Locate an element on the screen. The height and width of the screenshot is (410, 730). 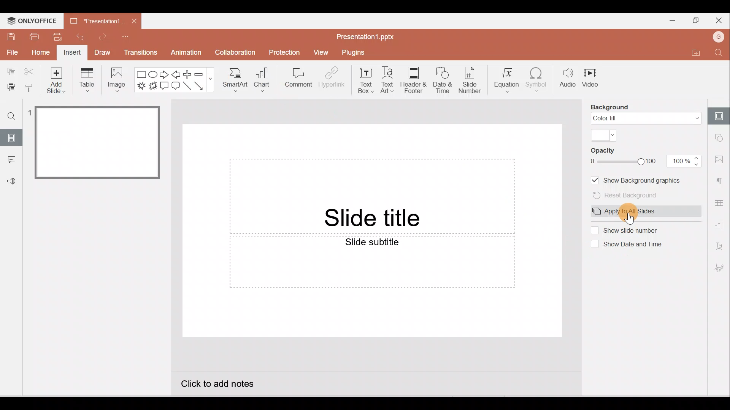
Explosion 2 is located at coordinates (152, 87).